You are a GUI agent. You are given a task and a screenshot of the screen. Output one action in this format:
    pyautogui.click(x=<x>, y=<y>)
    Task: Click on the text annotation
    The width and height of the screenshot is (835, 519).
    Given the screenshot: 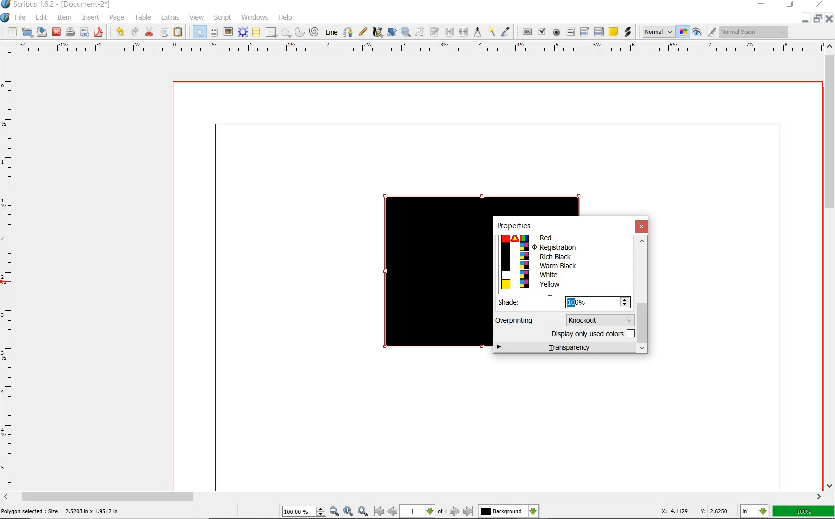 What is the action you would take?
    pyautogui.click(x=613, y=32)
    